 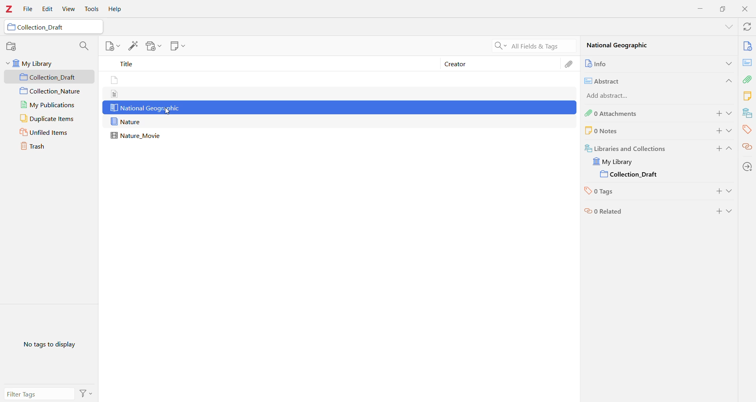 What do you see at coordinates (628, 131) in the screenshot?
I see `0 Notes` at bounding box center [628, 131].